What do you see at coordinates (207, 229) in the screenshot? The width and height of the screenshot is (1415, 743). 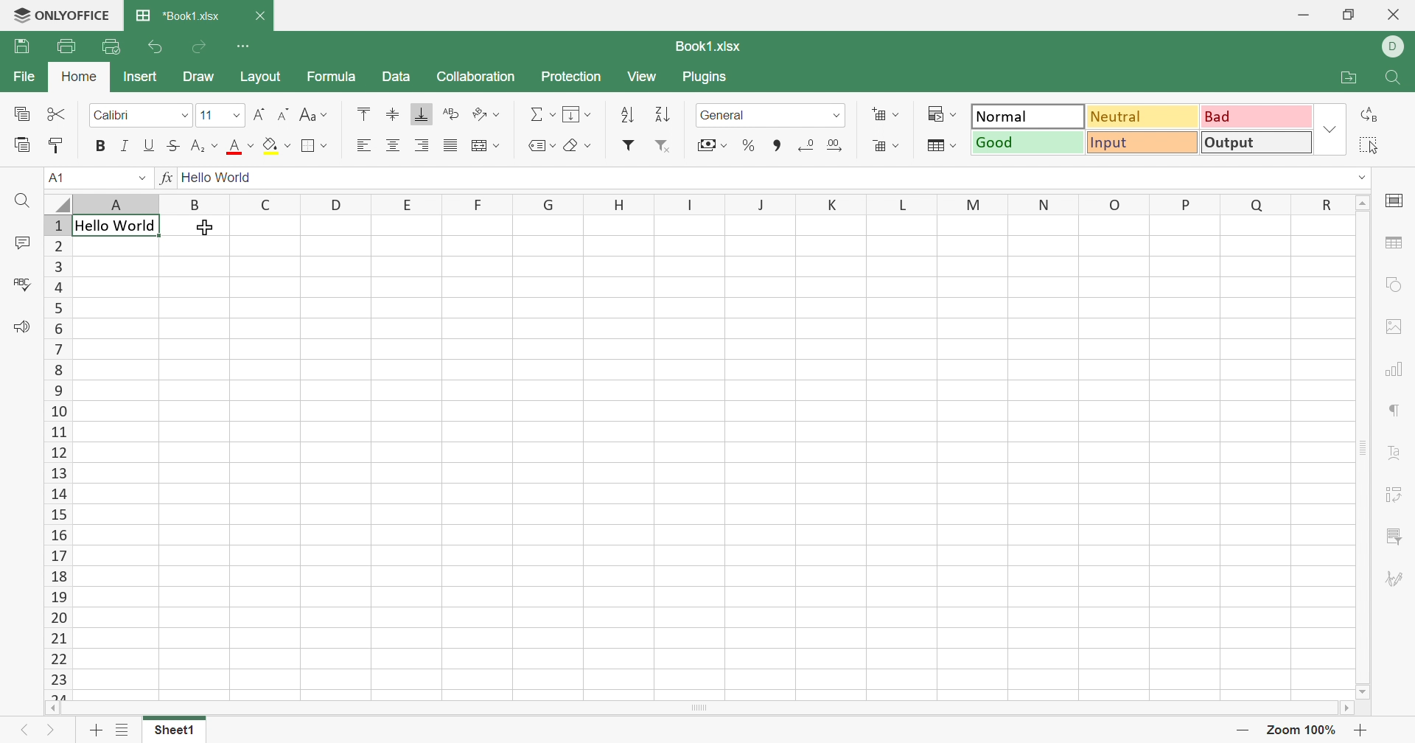 I see `Cursor` at bounding box center [207, 229].